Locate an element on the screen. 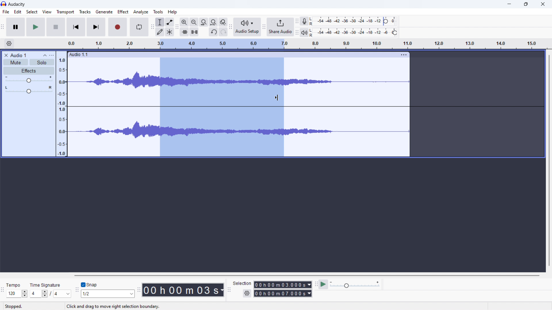 Image resolution: width=552 pixels, height=310 pixels. edit is located at coordinates (18, 11).